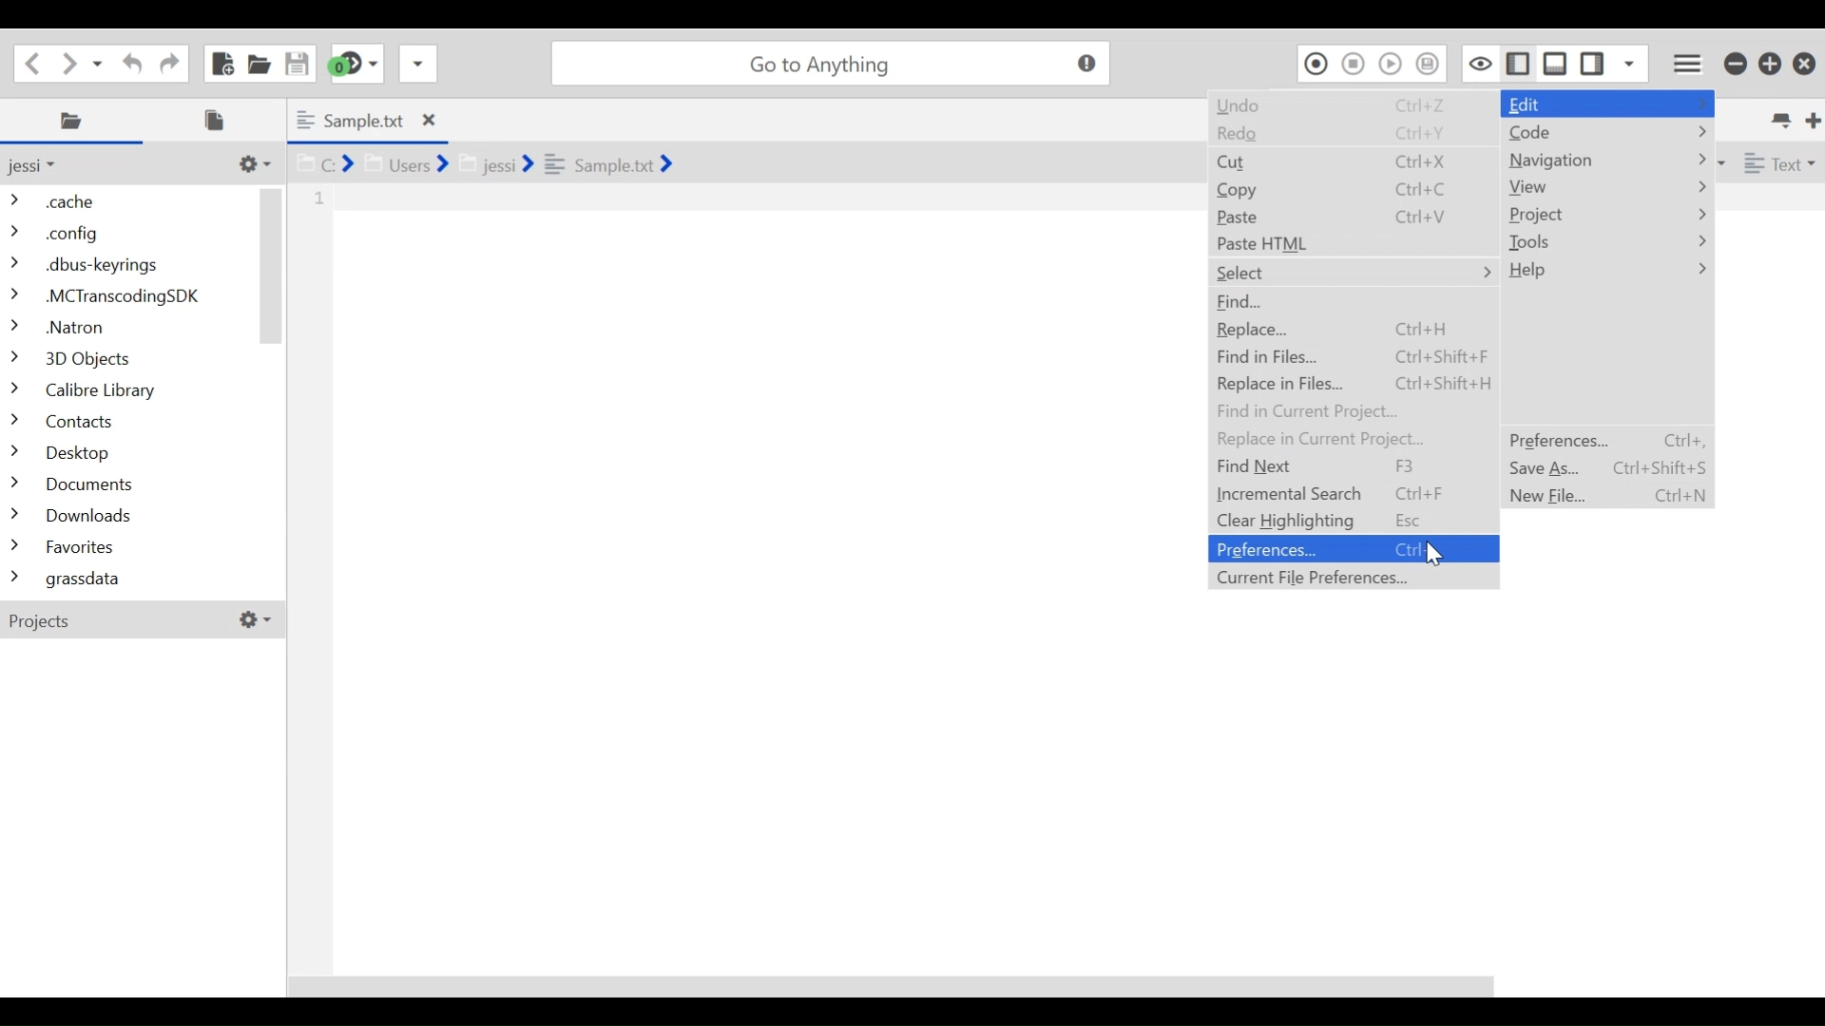 This screenshot has height=1026, width=1825. What do you see at coordinates (1771, 64) in the screenshot?
I see `Restore` at bounding box center [1771, 64].